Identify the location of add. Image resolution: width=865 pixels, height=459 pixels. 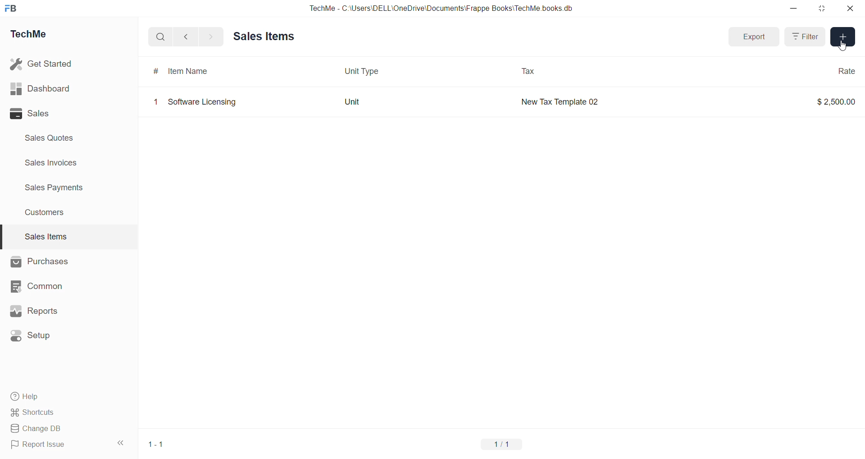
(843, 37).